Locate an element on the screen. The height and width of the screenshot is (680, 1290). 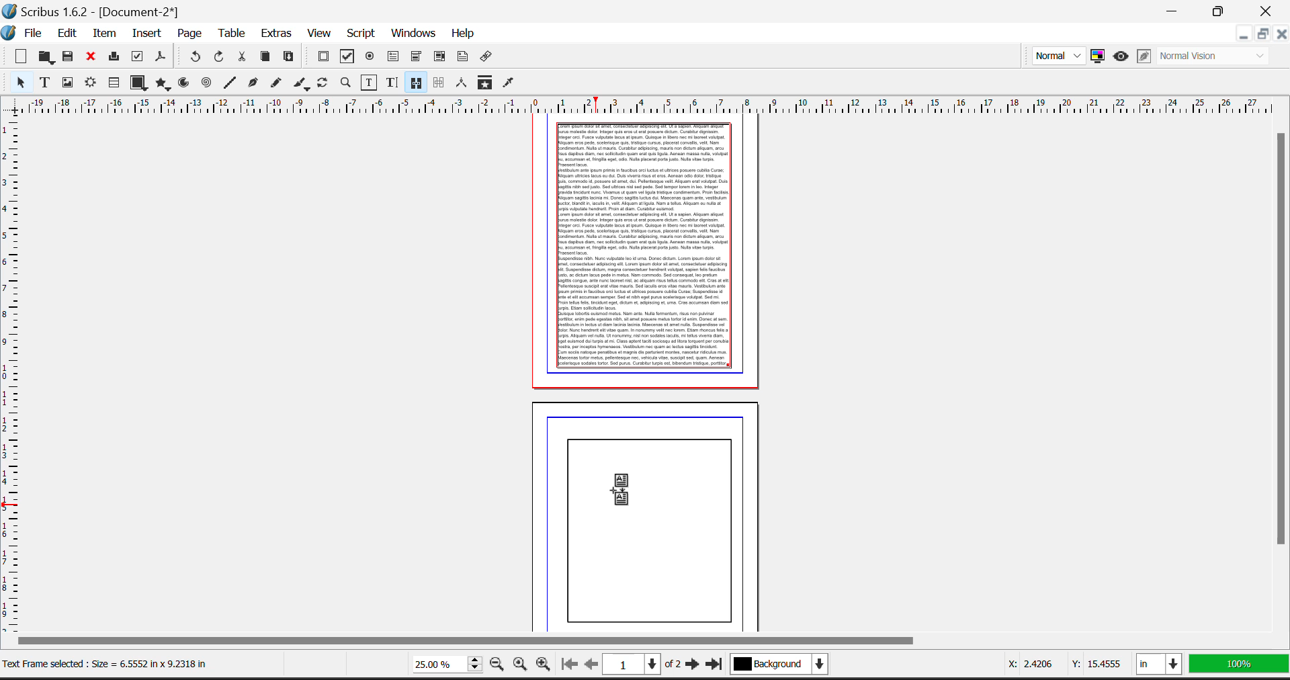
Insert is located at coordinates (146, 32).